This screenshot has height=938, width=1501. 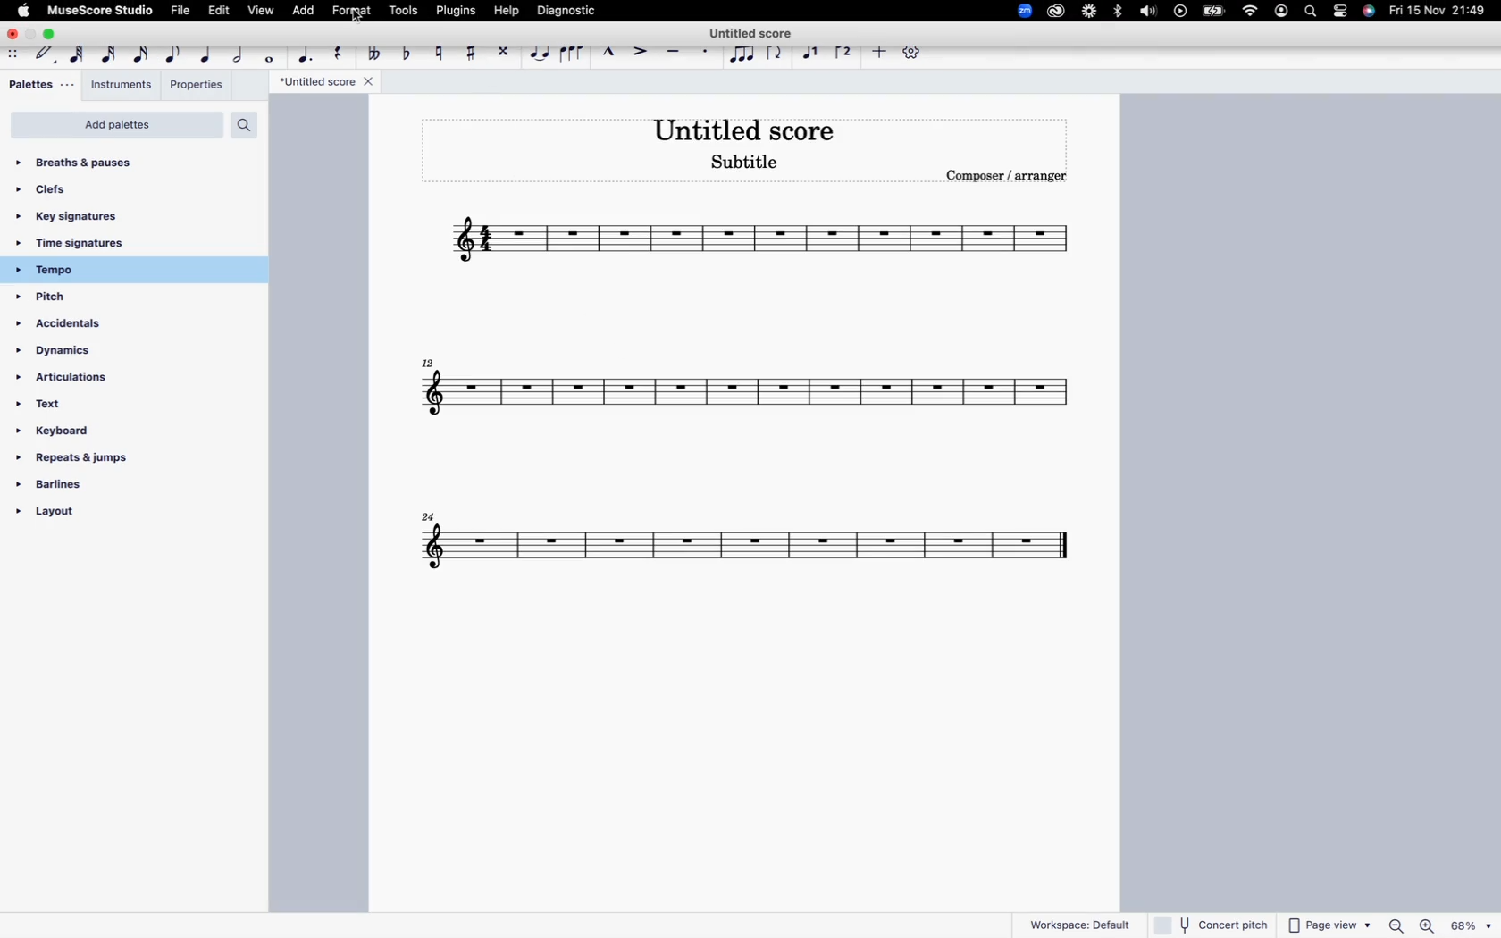 I want to click on keyboard, so click(x=72, y=433).